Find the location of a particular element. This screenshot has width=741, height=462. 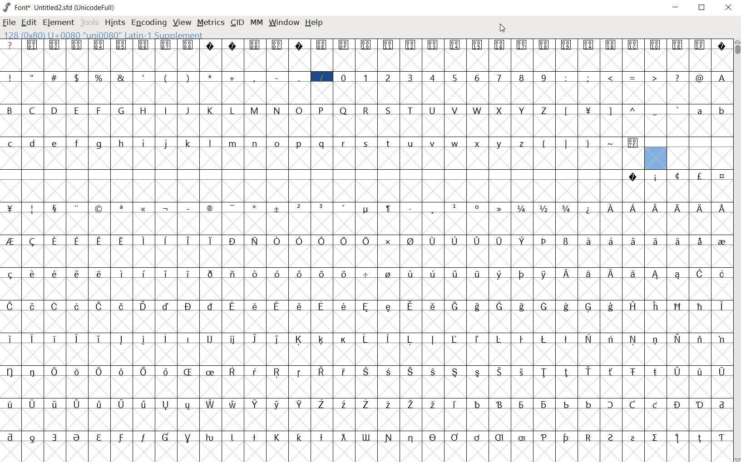

glyph is located at coordinates (588, 144).